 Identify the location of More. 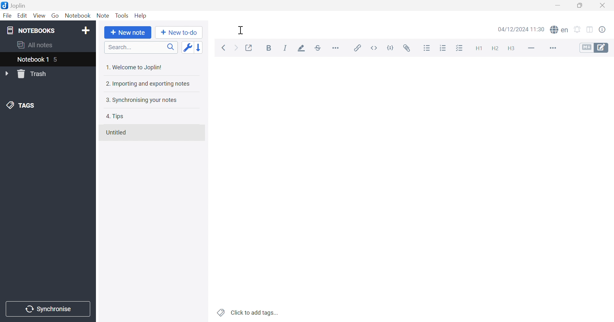
(553, 49).